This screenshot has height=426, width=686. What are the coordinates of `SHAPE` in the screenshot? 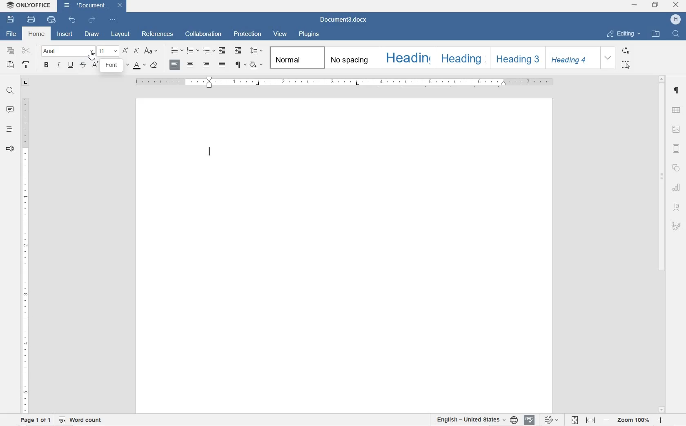 It's located at (676, 167).